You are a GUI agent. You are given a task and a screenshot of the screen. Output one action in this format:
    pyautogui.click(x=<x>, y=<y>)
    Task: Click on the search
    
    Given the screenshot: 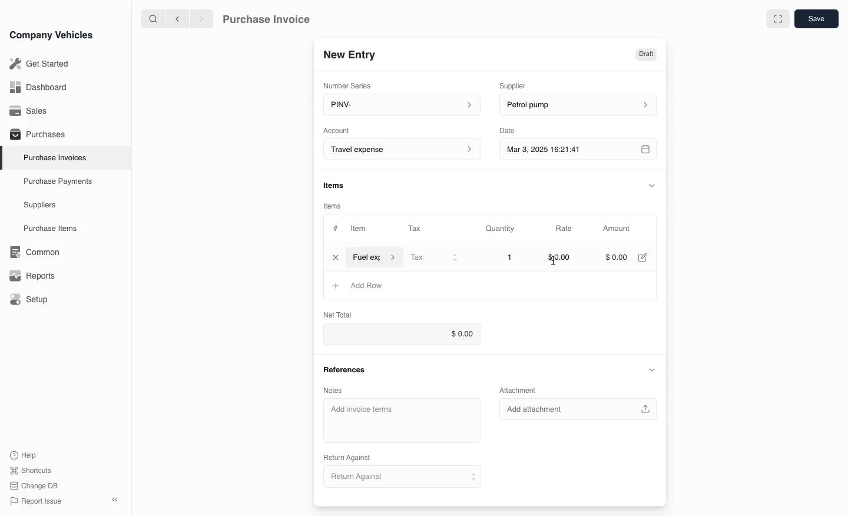 What is the action you would take?
    pyautogui.click(x=154, y=18)
    